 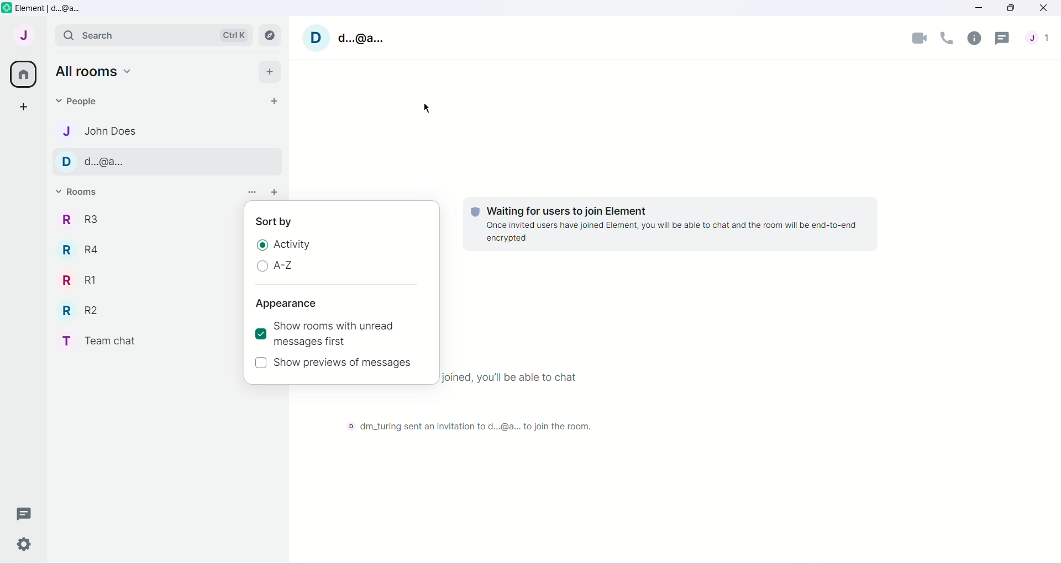 What do you see at coordinates (49, 7) in the screenshot?
I see `Element d..@a` at bounding box center [49, 7].